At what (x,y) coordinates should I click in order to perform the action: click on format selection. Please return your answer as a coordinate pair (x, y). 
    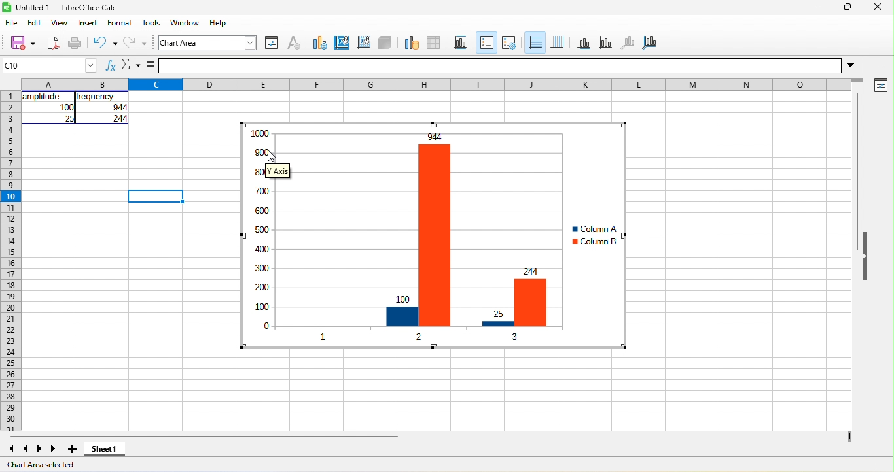
    Looking at the image, I should click on (270, 42).